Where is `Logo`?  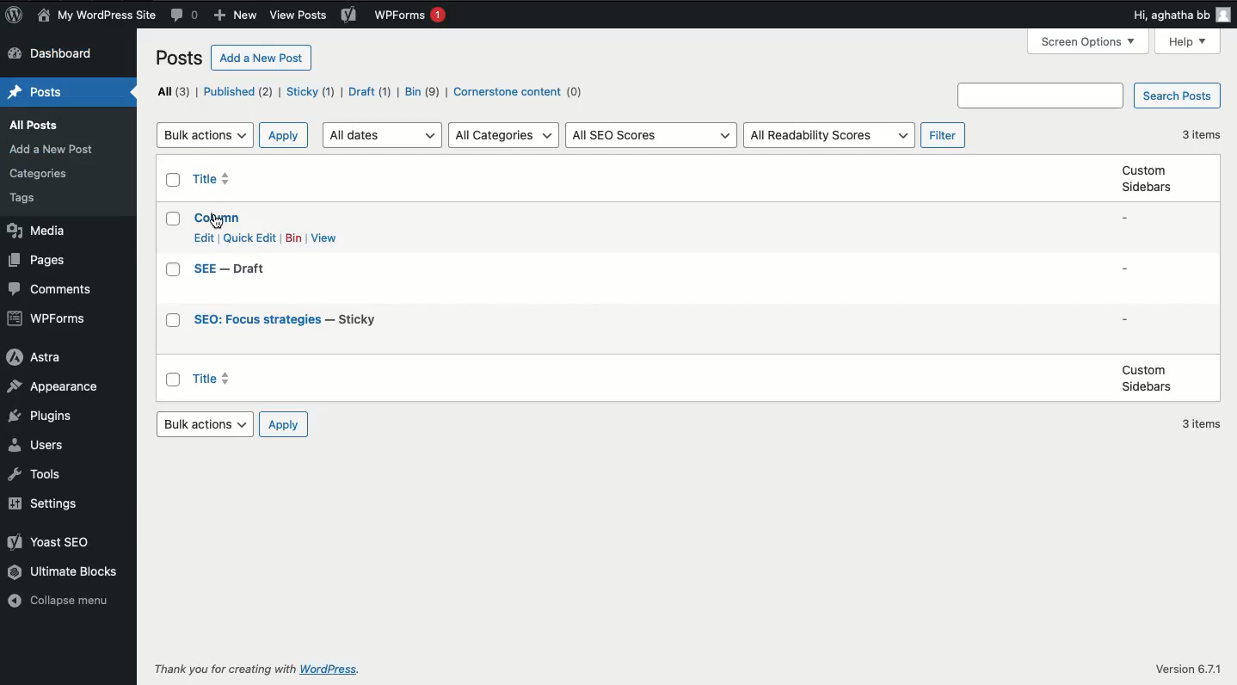 Logo is located at coordinates (15, 15).